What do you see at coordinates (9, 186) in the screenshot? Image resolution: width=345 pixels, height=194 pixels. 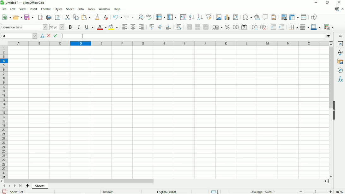 I see `Scroll to previous sheet` at bounding box center [9, 186].